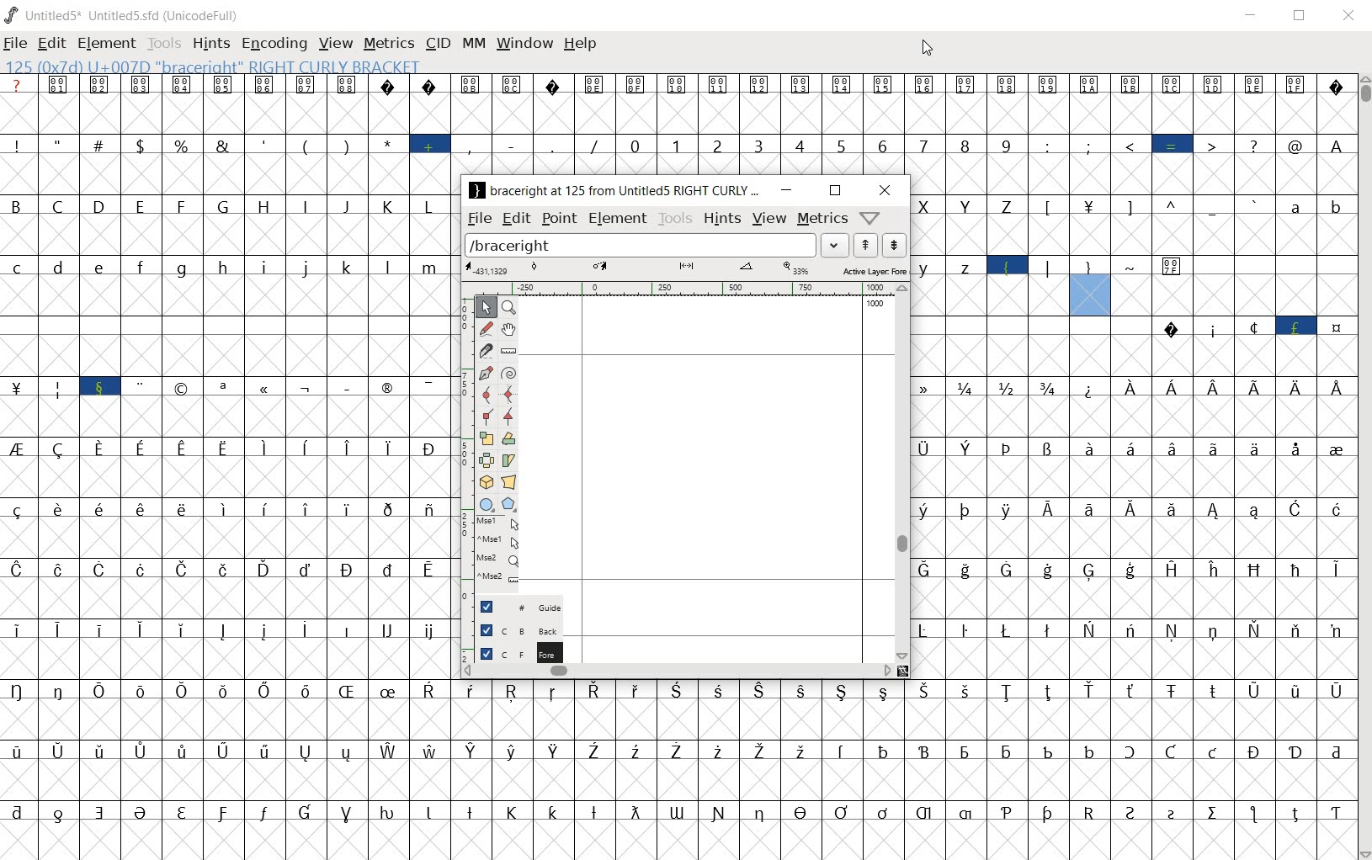 The image size is (1372, 860). Describe the element at coordinates (479, 220) in the screenshot. I see `file` at that location.